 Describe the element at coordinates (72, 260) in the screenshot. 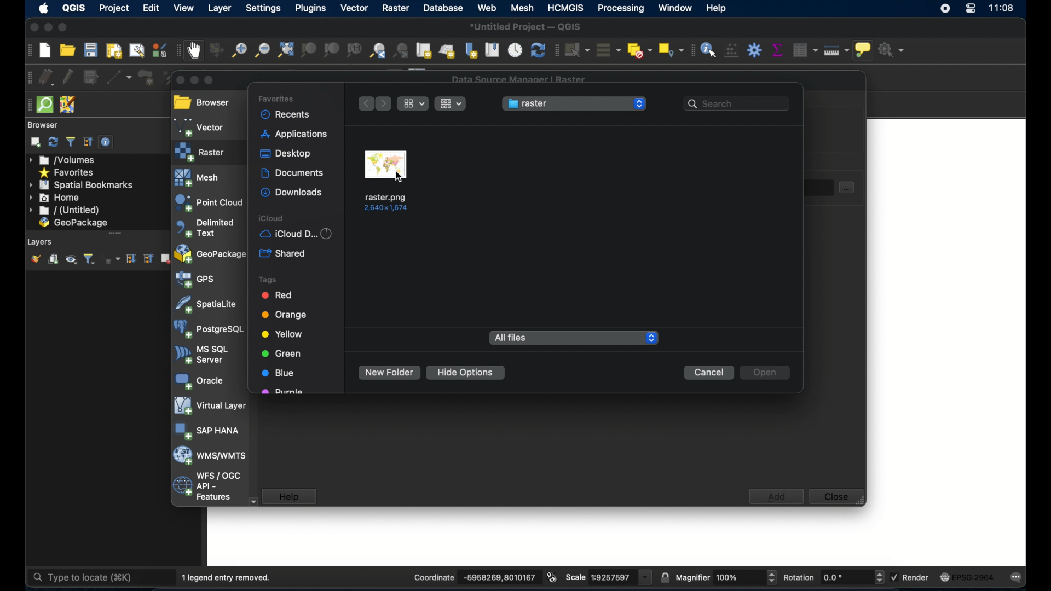

I see `manage map theme` at that location.